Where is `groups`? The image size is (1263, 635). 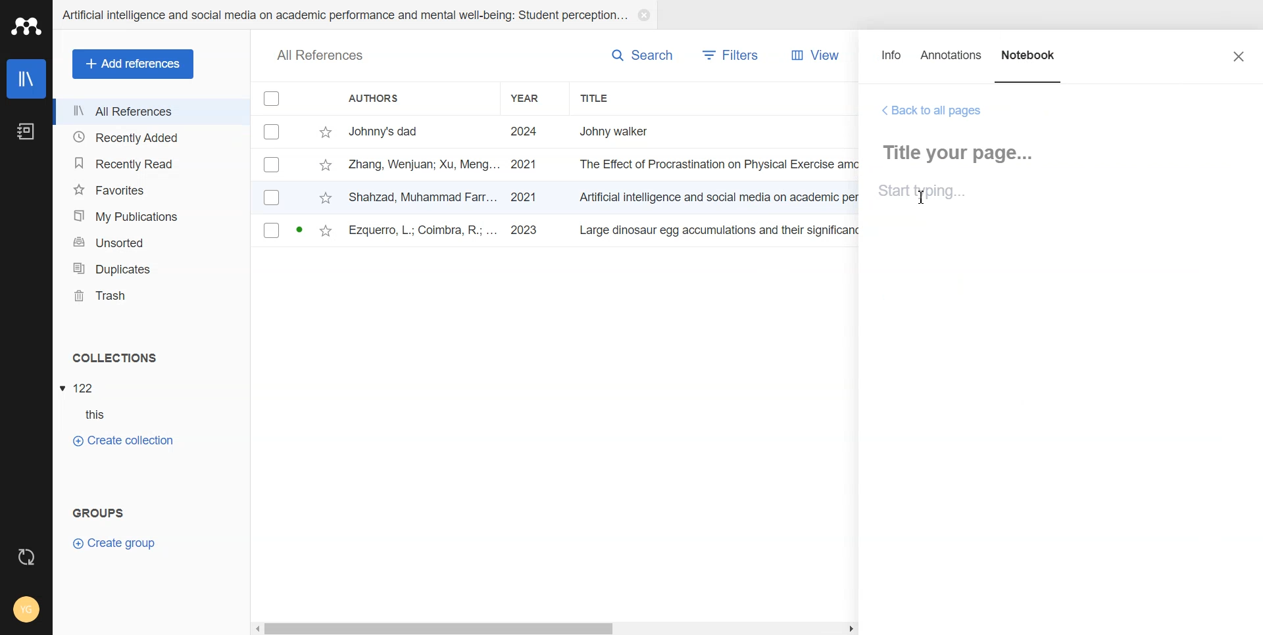
groups is located at coordinates (99, 511).